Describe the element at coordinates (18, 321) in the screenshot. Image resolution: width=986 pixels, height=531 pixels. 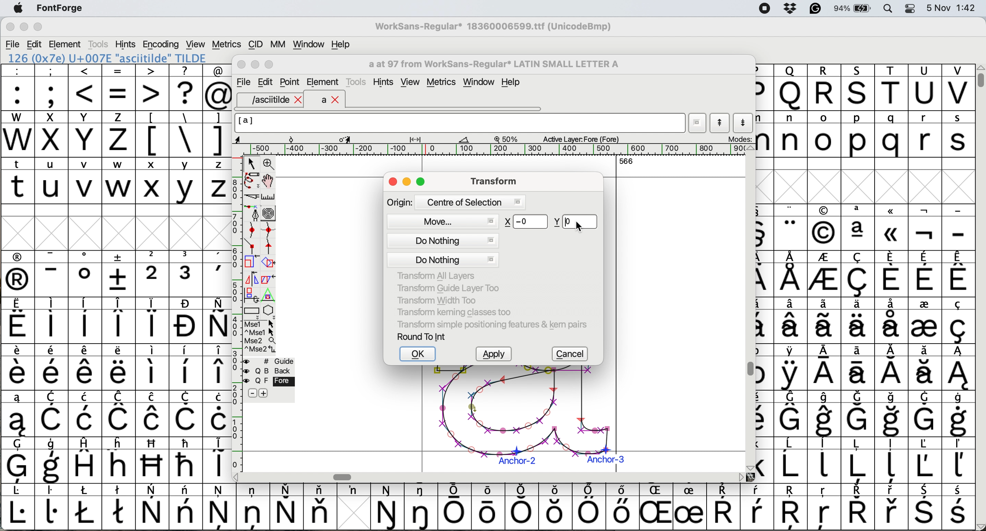
I see `symbol` at that location.